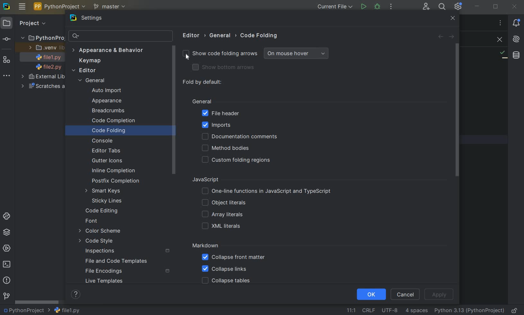 The image size is (524, 315). What do you see at coordinates (46, 67) in the screenshot?
I see `FILE NAME 2` at bounding box center [46, 67].